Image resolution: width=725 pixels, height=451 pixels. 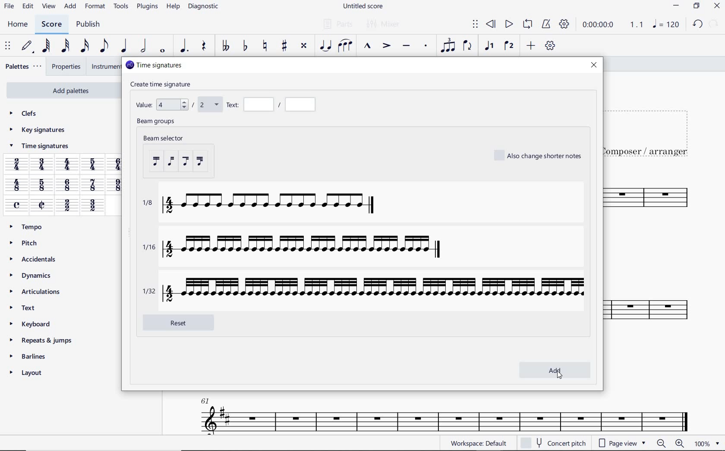 What do you see at coordinates (9, 47) in the screenshot?
I see `SELECET TO MOVE` at bounding box center [9, 47].